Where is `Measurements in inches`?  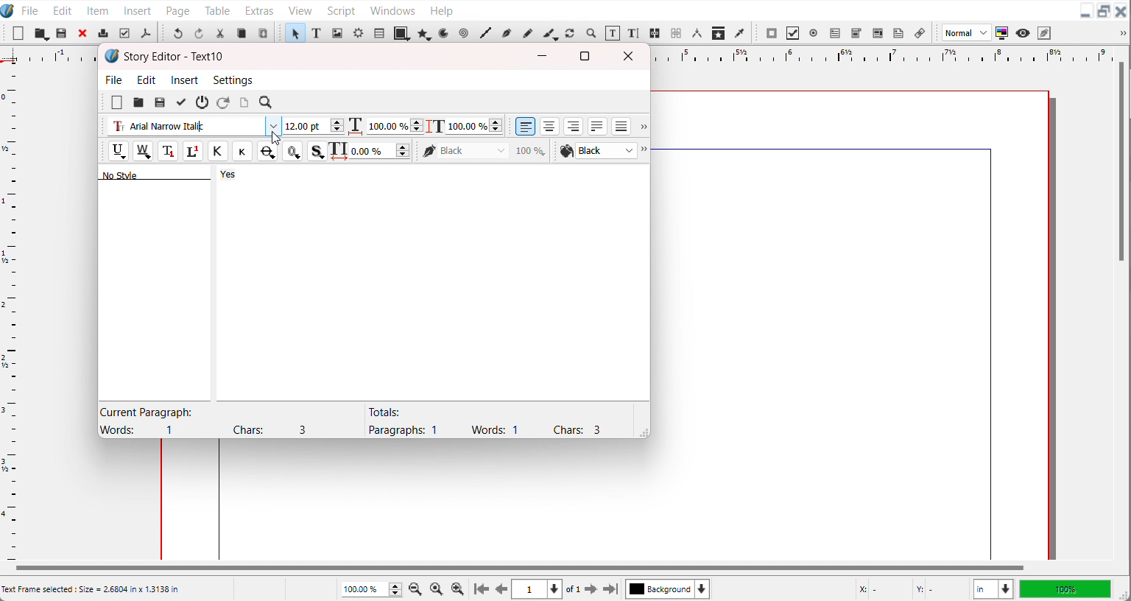 Measurements in inches is located at coordinates (993, 589).